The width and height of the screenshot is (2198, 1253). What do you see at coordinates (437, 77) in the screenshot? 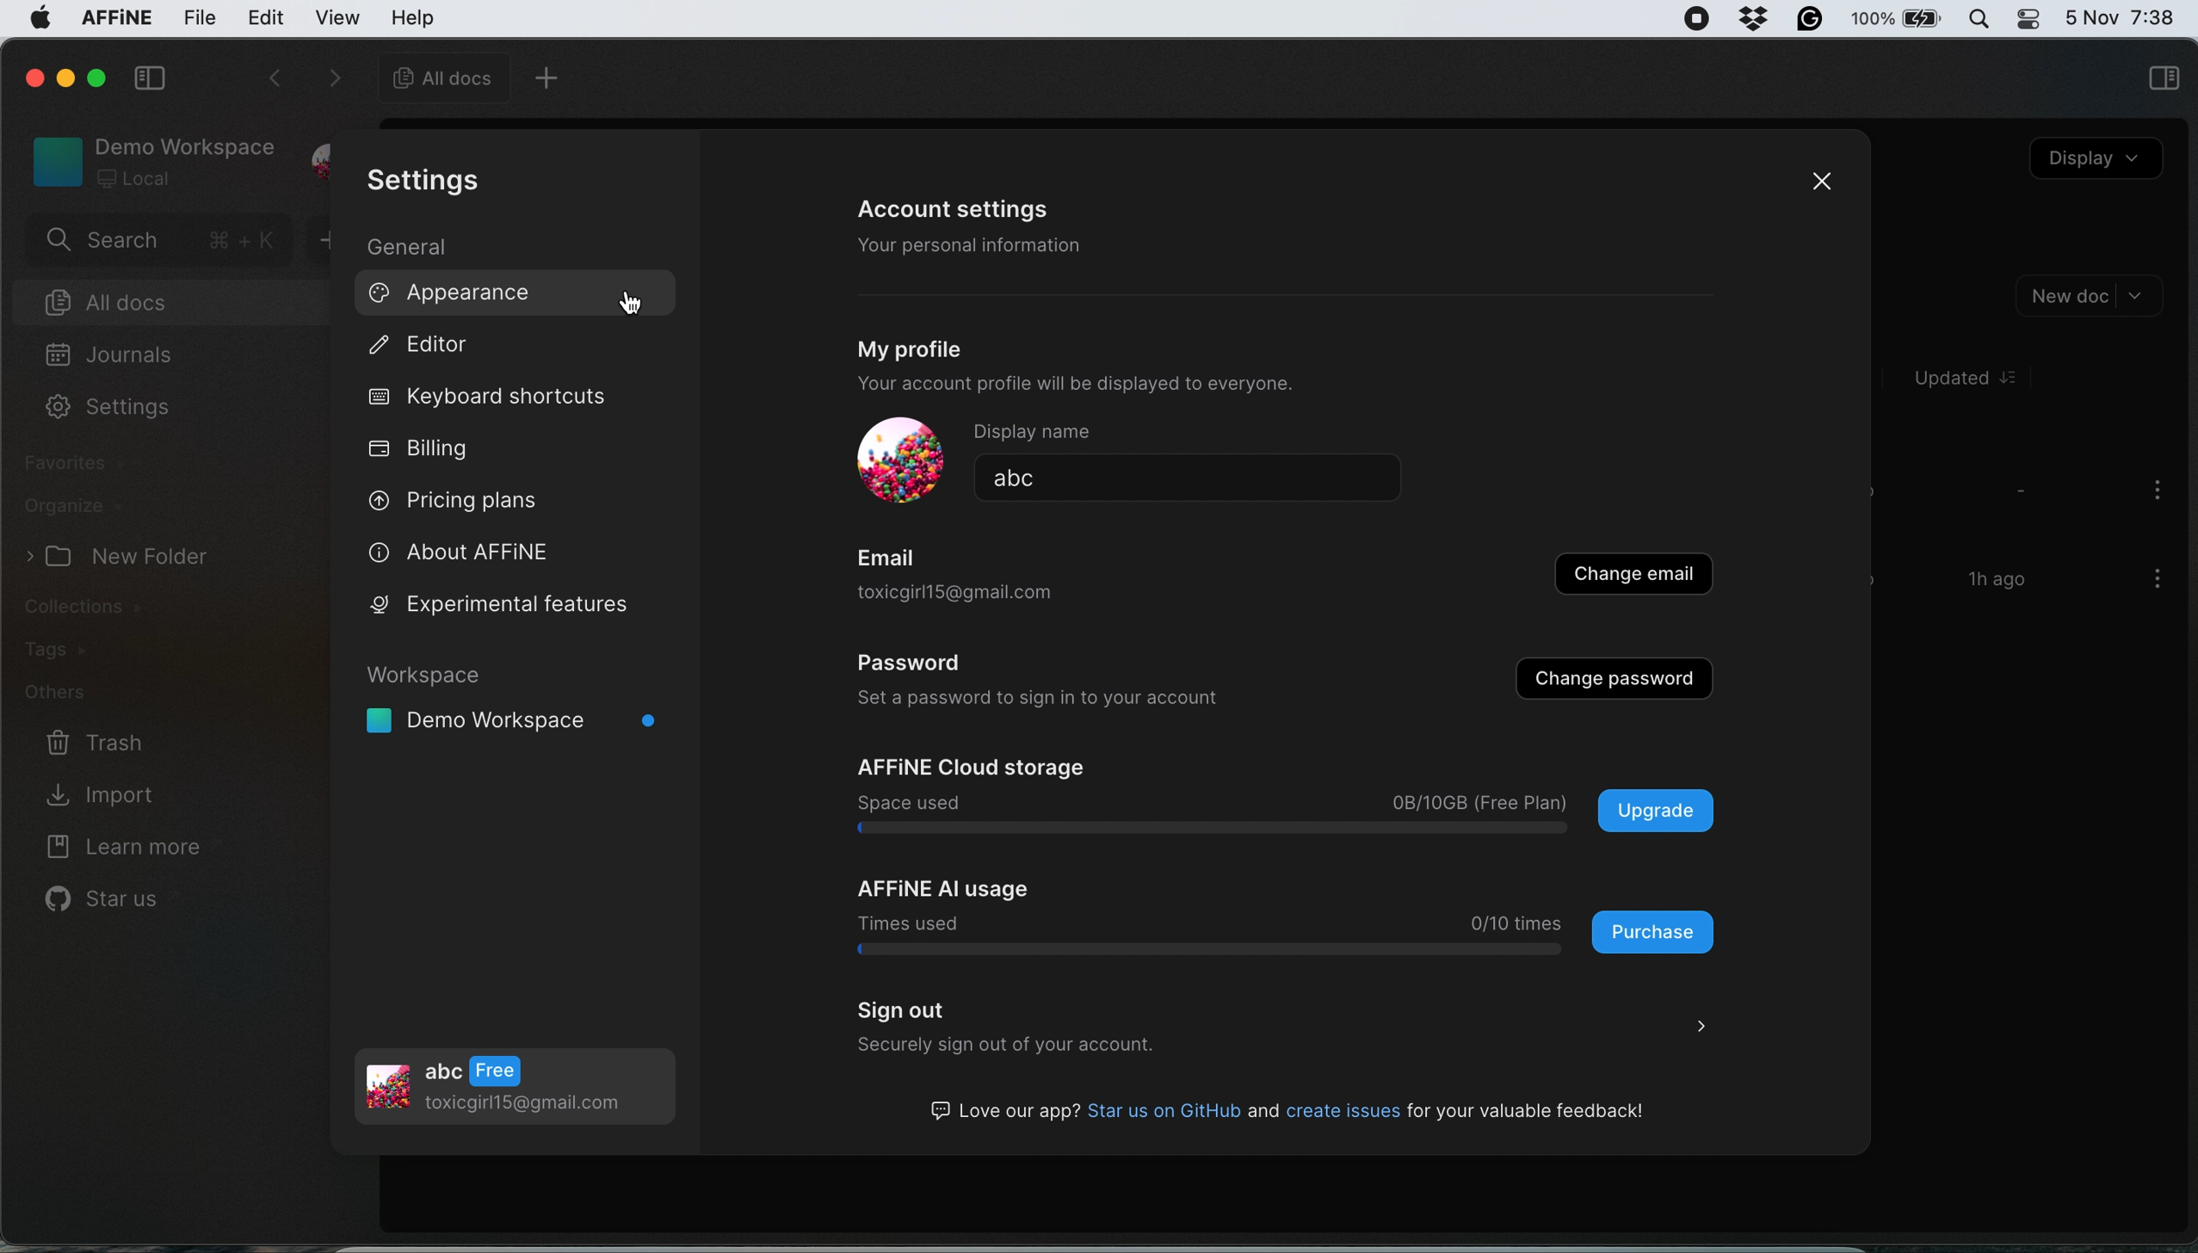
I see `all docs` at bounding box center [437, 77].